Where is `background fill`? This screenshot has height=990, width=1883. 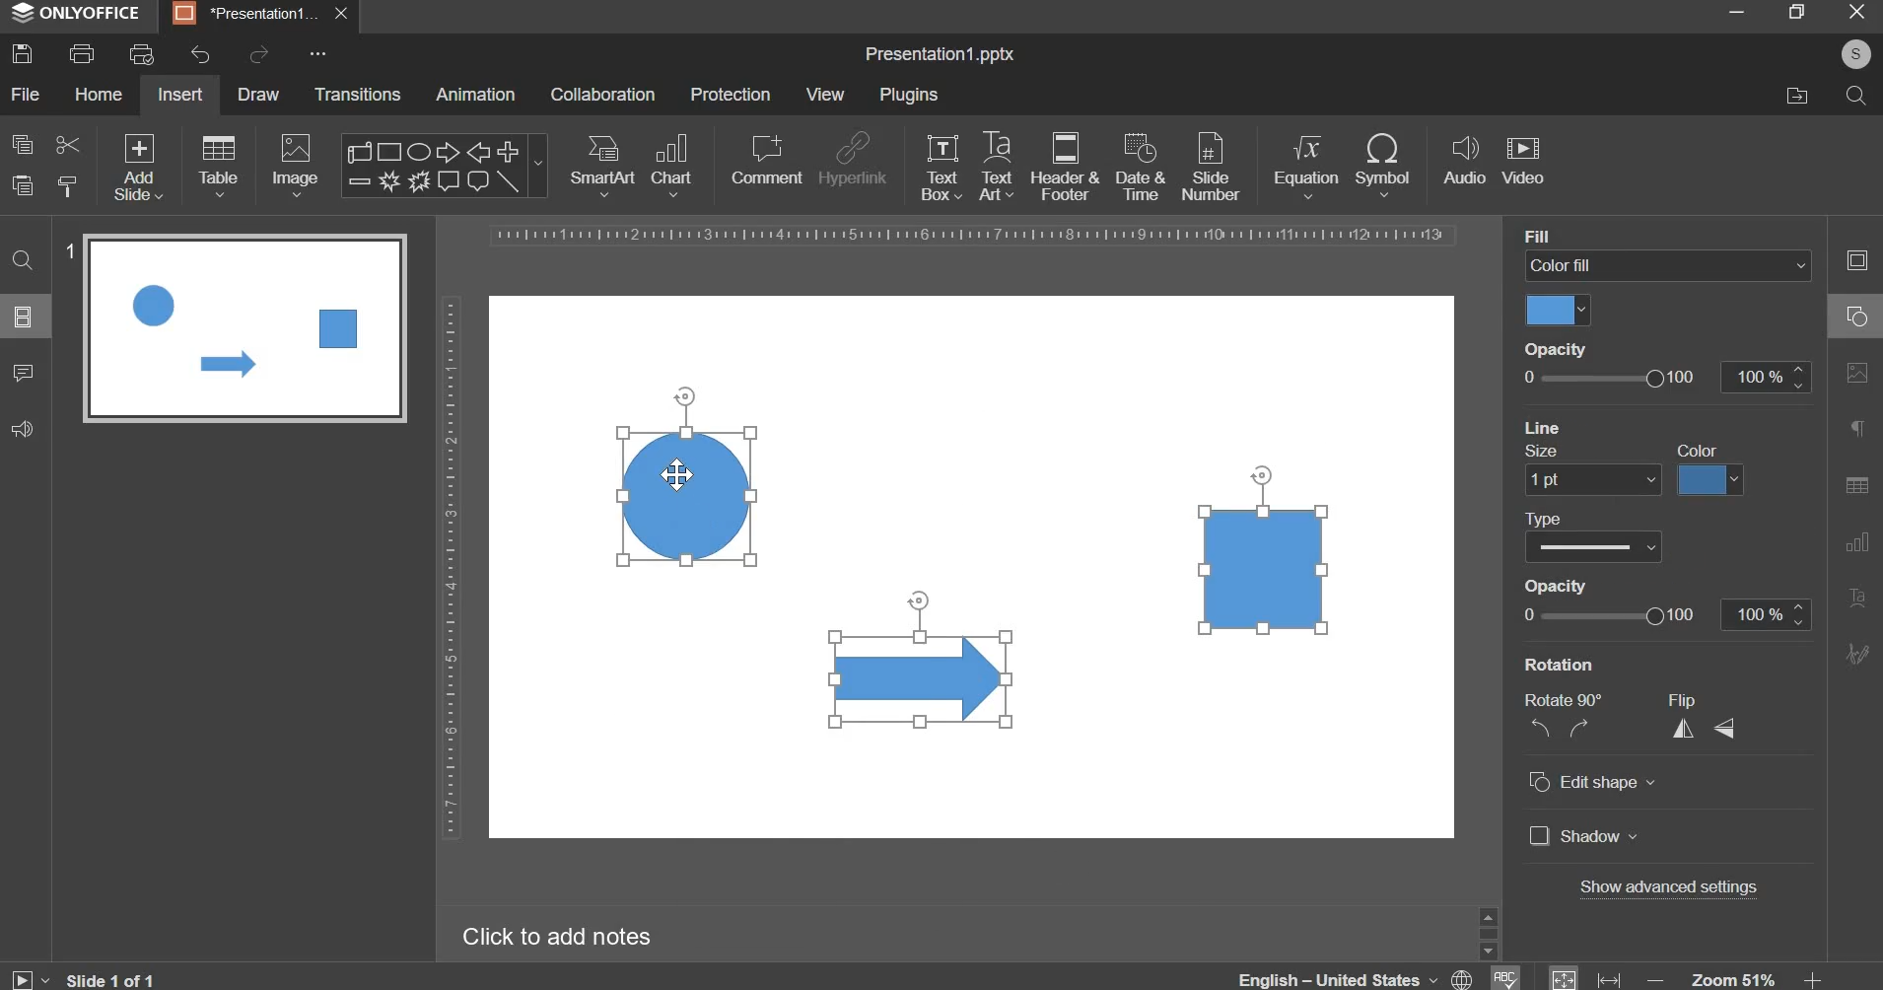
background fill is located at coordinates (1669, 266).